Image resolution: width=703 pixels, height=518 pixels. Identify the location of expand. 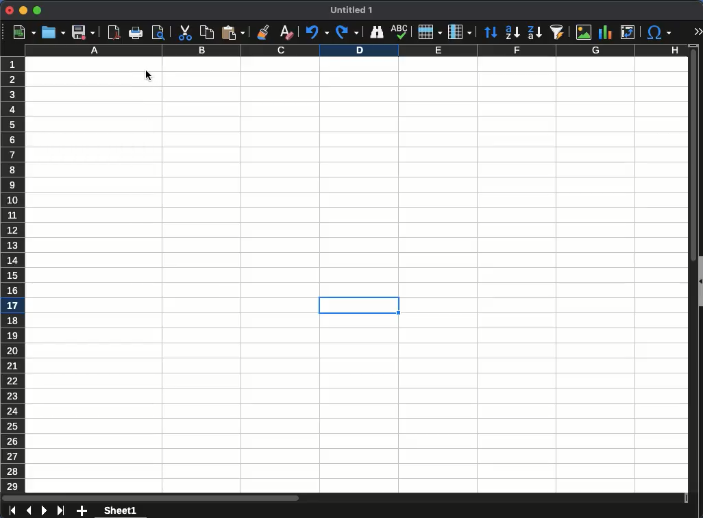
(699, 29).